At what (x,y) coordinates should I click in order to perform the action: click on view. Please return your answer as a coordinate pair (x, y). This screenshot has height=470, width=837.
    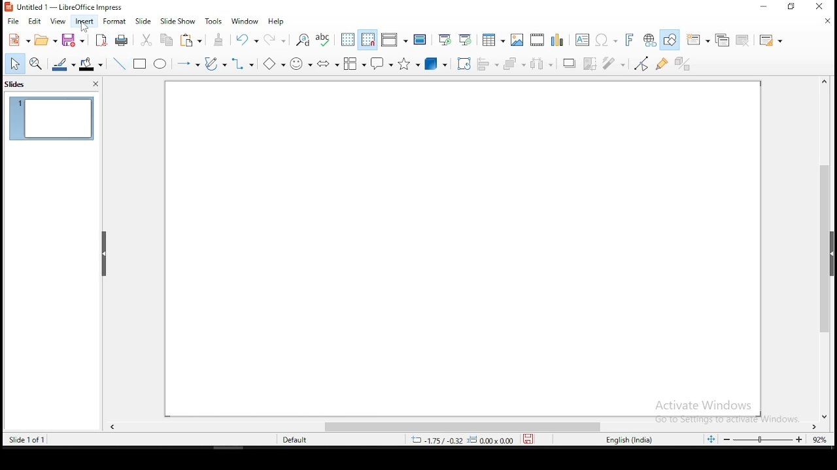
    Looking at the image, I should click on (57, 23).